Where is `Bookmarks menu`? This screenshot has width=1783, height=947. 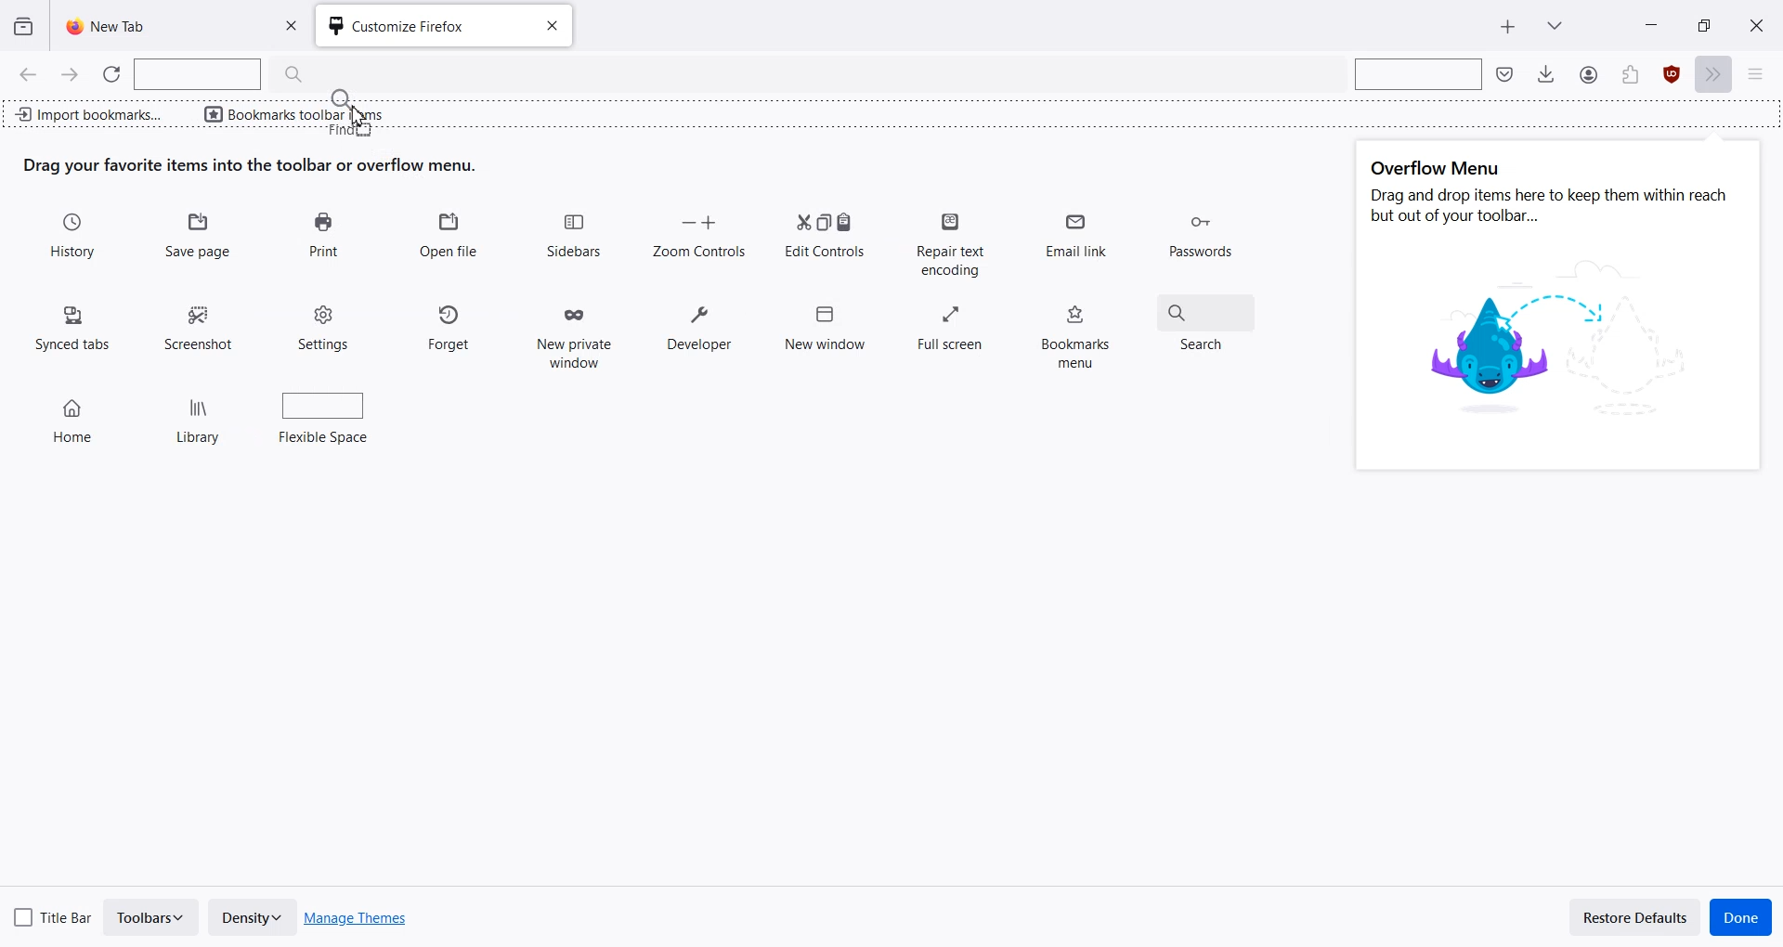
Bookmarks menu is located at coordinates (1076, 330).